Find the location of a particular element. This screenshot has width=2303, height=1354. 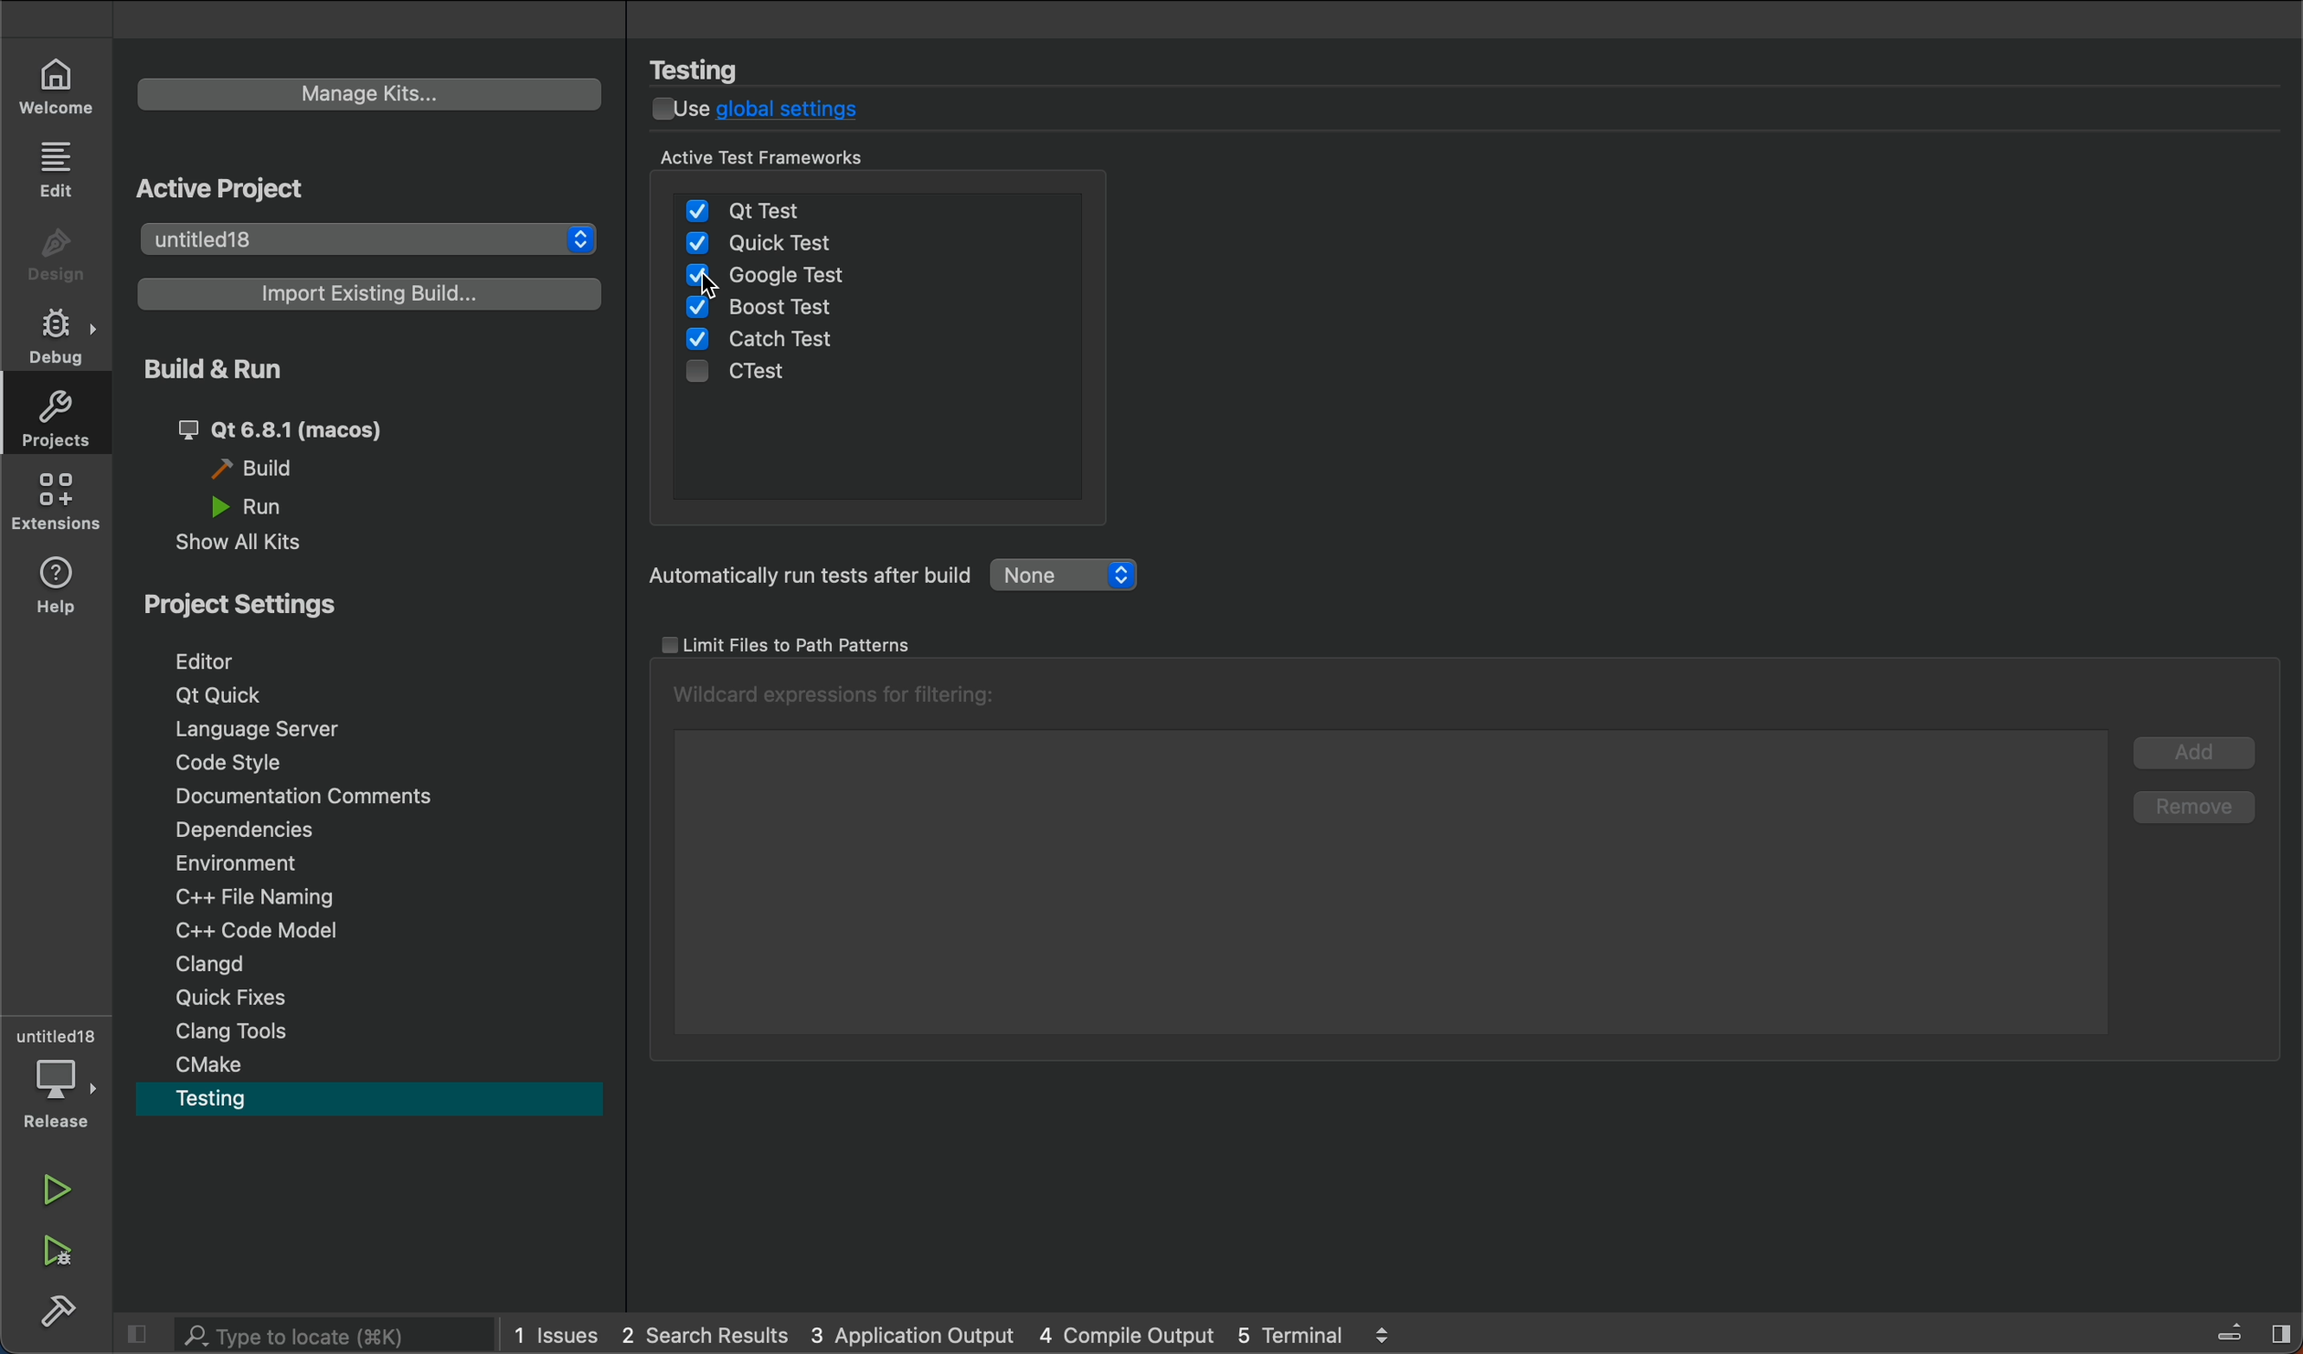

quick test is located at coordinates (798, 244).